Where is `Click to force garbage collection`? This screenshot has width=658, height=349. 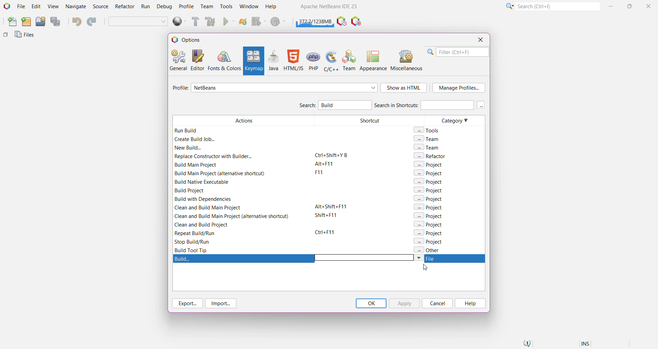
Click to force garbage collection is located at coordinates (315, 21).